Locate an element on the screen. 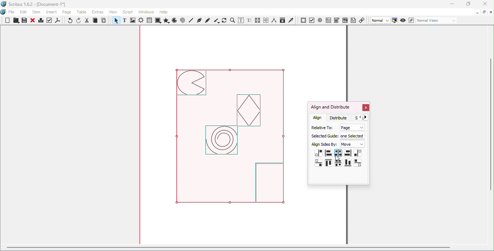 The width and height of the screenshot is (494, 251). Table is located at coordinates (149, 21).